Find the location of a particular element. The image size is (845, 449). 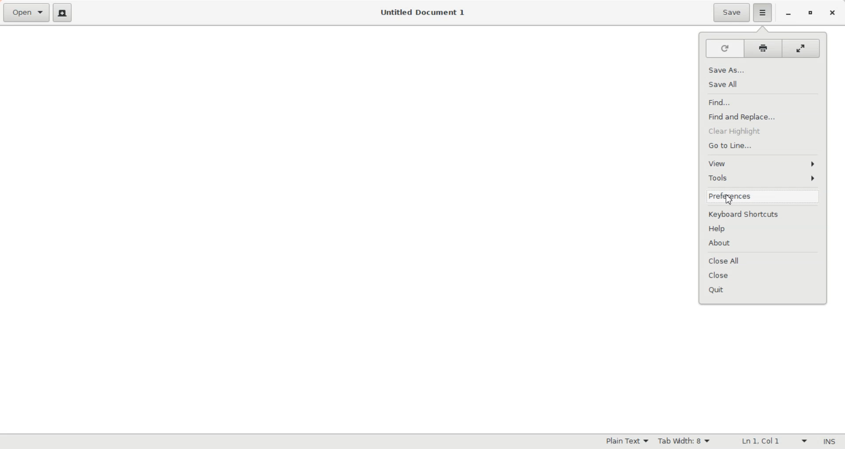

Find and Replace is located at coordinates (763, 115).